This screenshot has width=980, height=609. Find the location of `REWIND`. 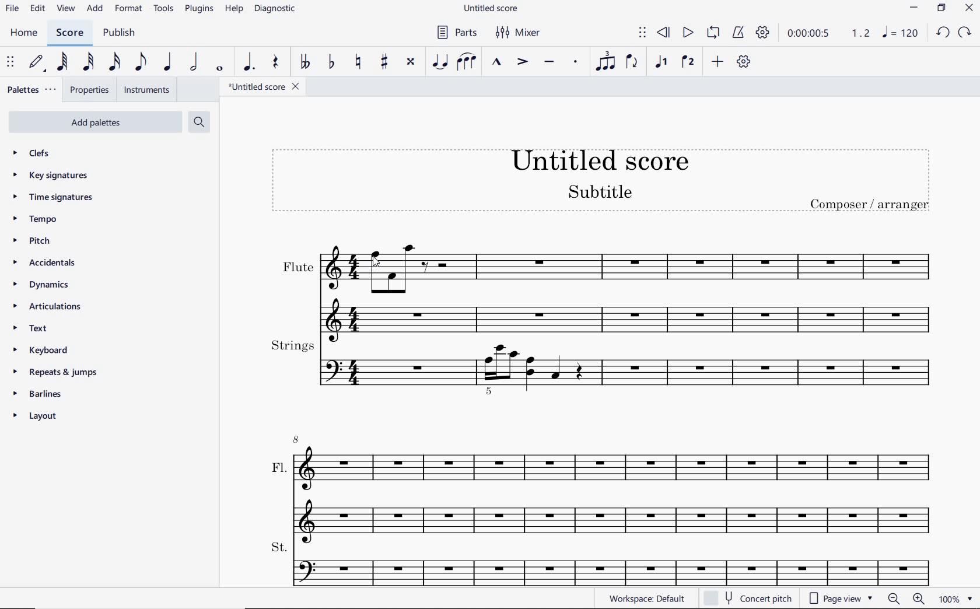

REWIND is located at coordinates (661, 33).